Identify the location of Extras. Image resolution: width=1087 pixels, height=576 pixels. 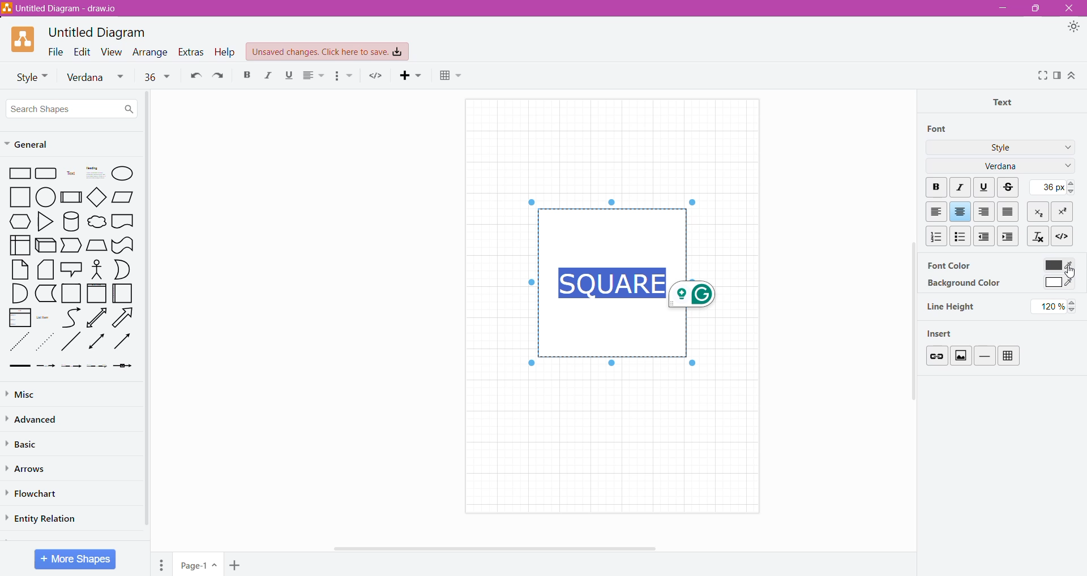
(191, 52).